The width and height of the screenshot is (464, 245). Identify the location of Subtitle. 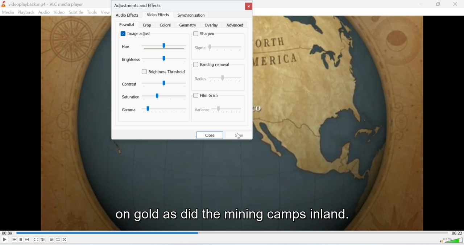
(76, 13).